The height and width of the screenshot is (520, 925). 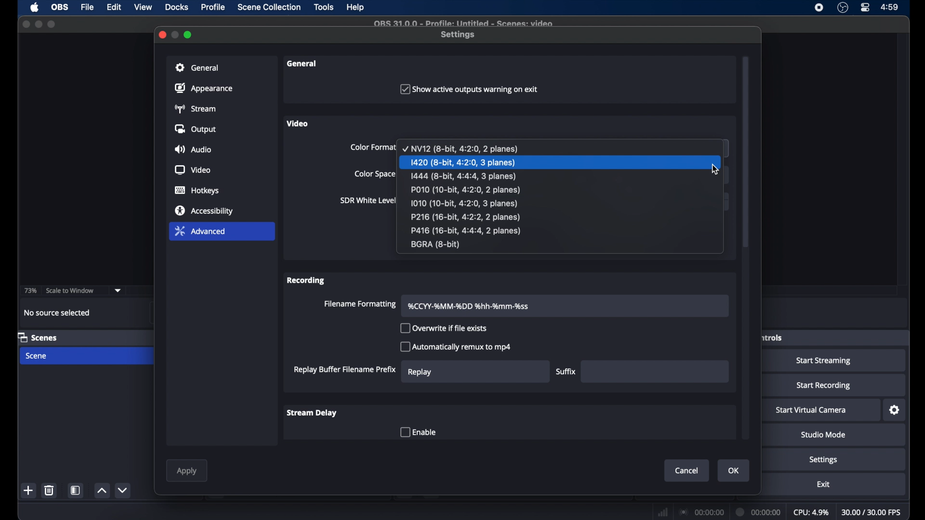 I want to click on help, so click(x=356, y=7).